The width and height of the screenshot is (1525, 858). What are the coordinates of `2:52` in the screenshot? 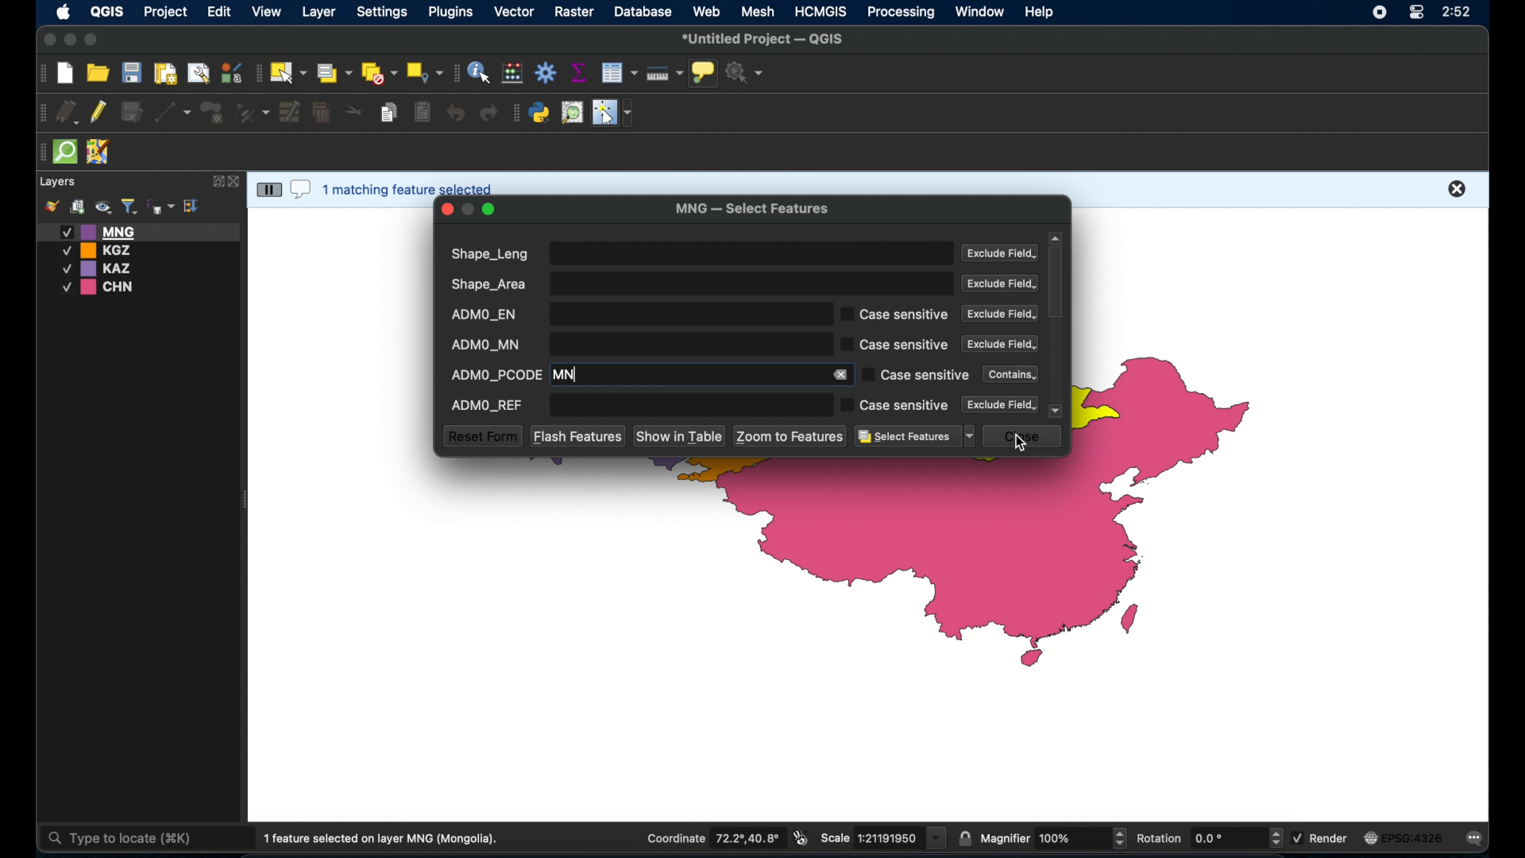 It's located at (1455, 13).